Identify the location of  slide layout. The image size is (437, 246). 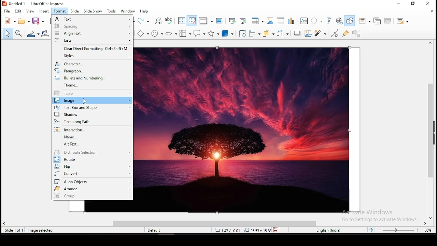
(402, 21).